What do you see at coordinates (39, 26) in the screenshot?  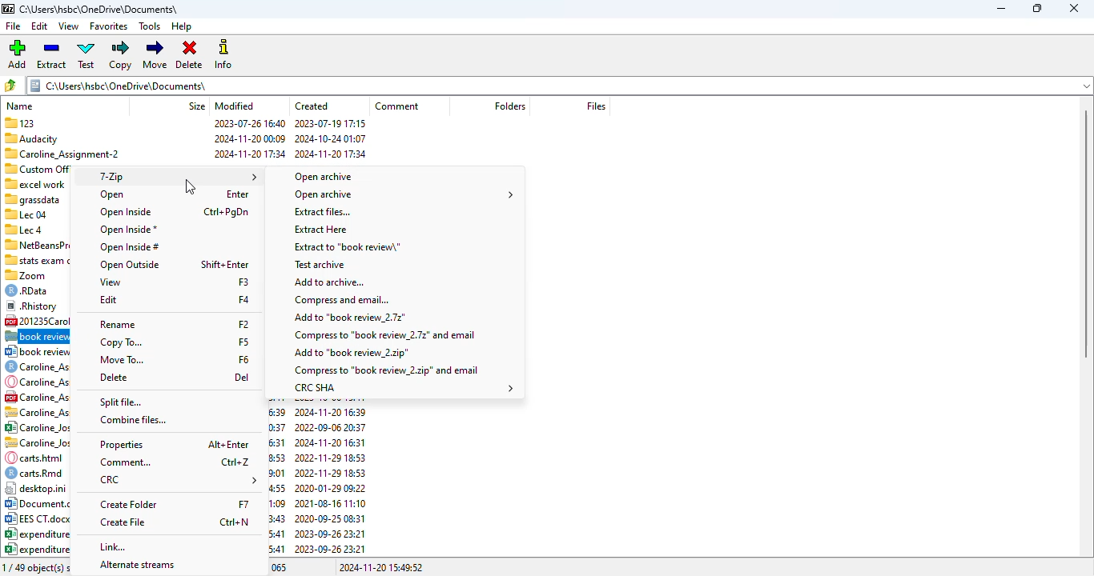 I see `edit` at bounding box center [39, 26].